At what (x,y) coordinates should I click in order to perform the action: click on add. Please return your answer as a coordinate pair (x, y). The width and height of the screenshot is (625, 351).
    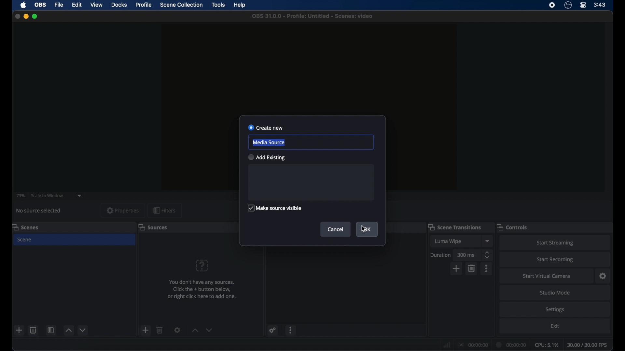
    Looking at the image, I should click on (145, 330).